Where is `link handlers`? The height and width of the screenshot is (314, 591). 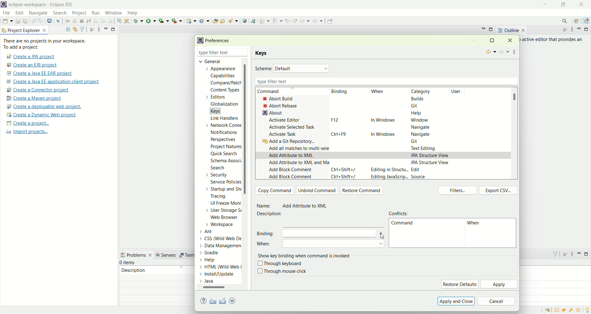 link handlers is located at coordinates (224, 118).